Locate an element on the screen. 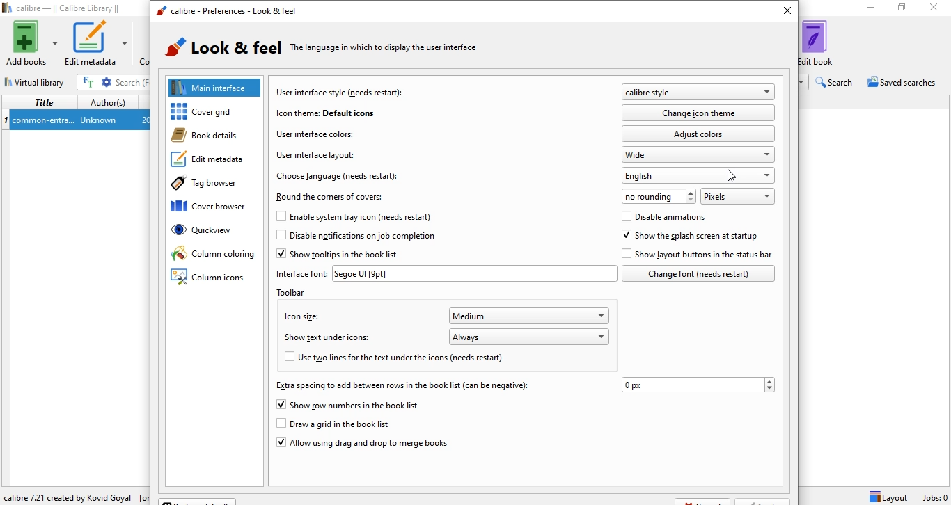 The width and height of the screenshot is (951, 505). use two lines for the text under the icons (needs restart)) is located at coordinates (405, 359).